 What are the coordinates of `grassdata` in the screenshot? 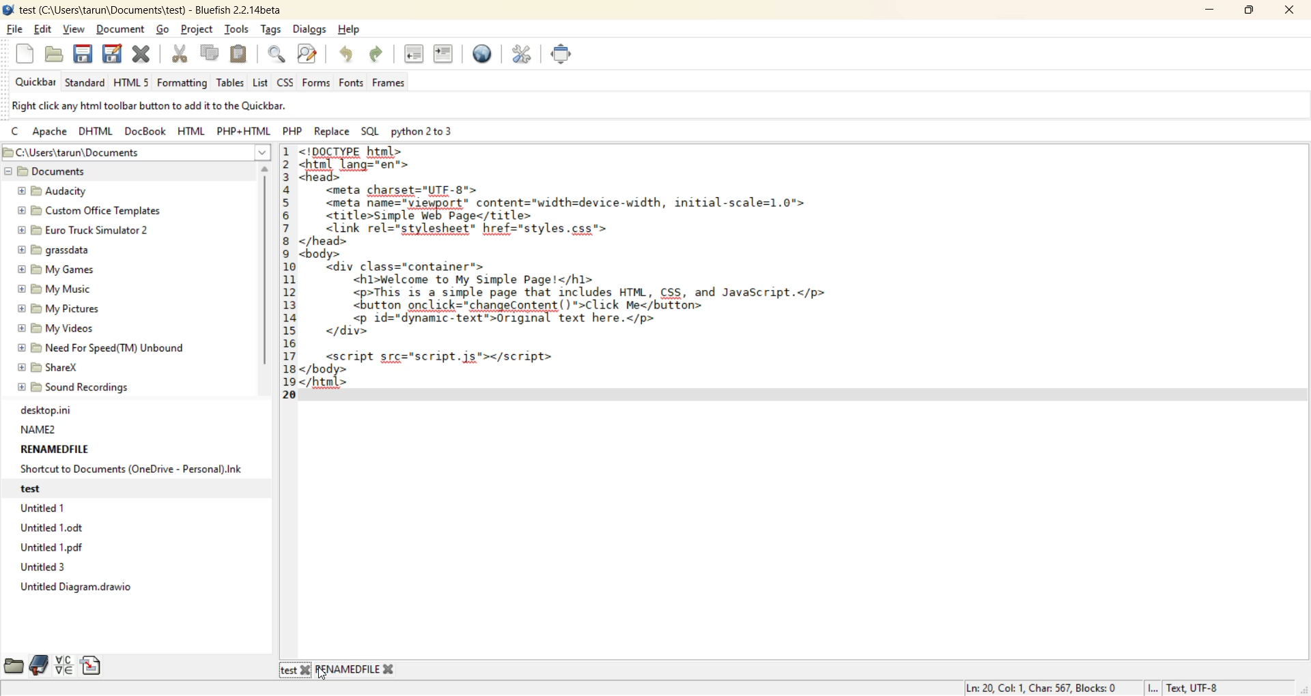 It's located at (57, 252).